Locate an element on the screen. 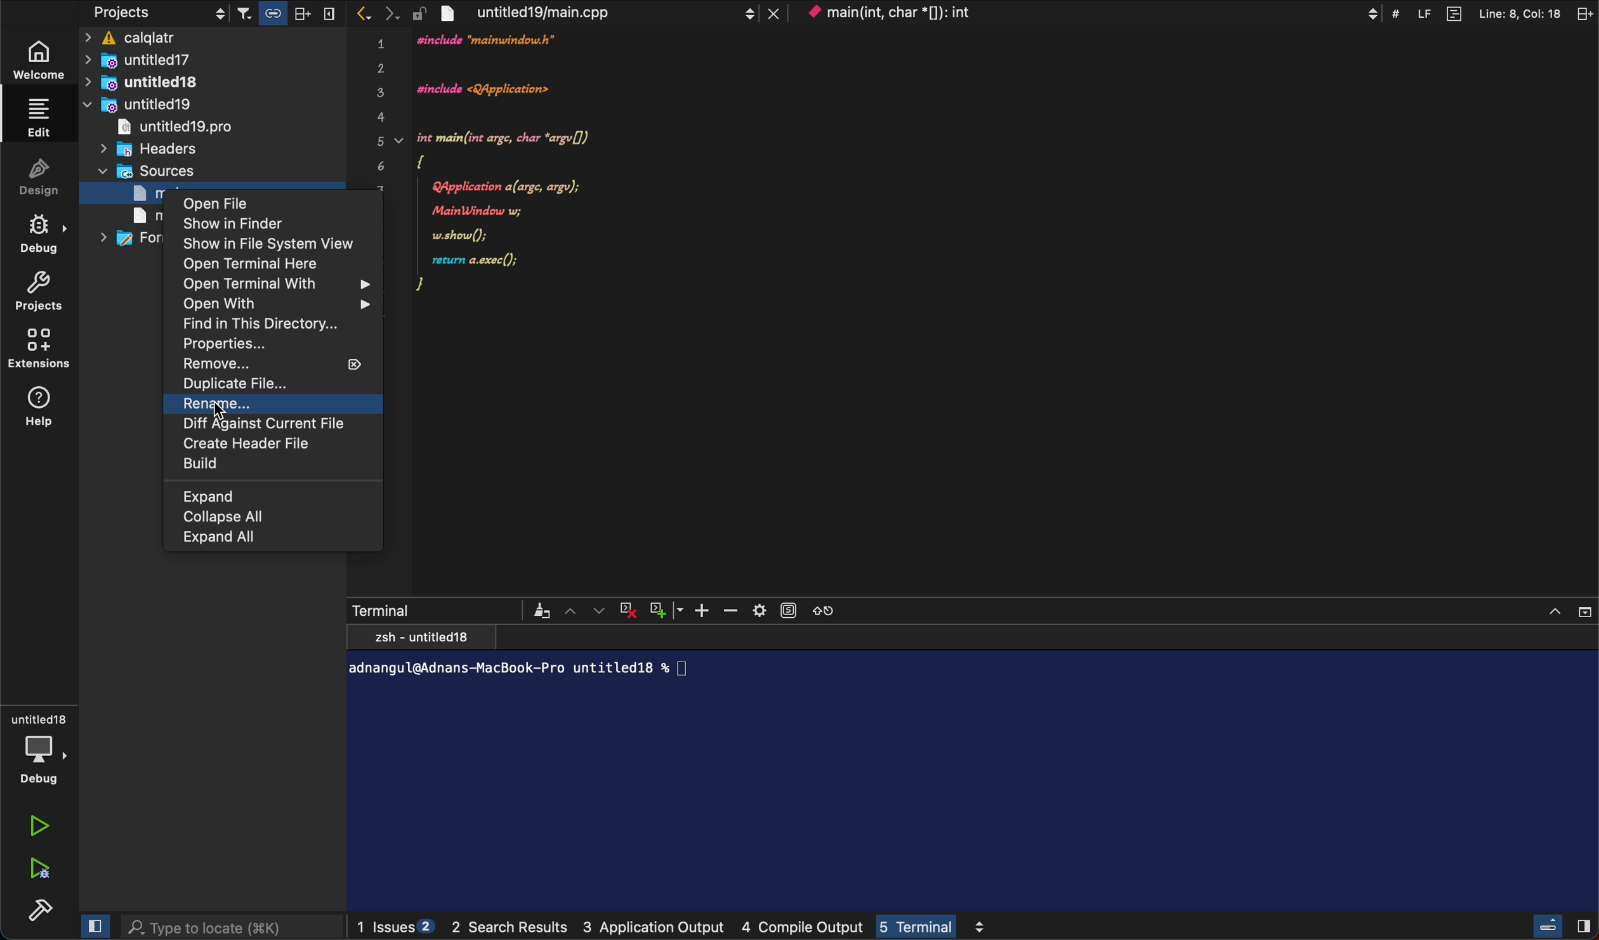 The width and height of the screenshot is (1599, 940). forms is located at coordinates (129, 238).